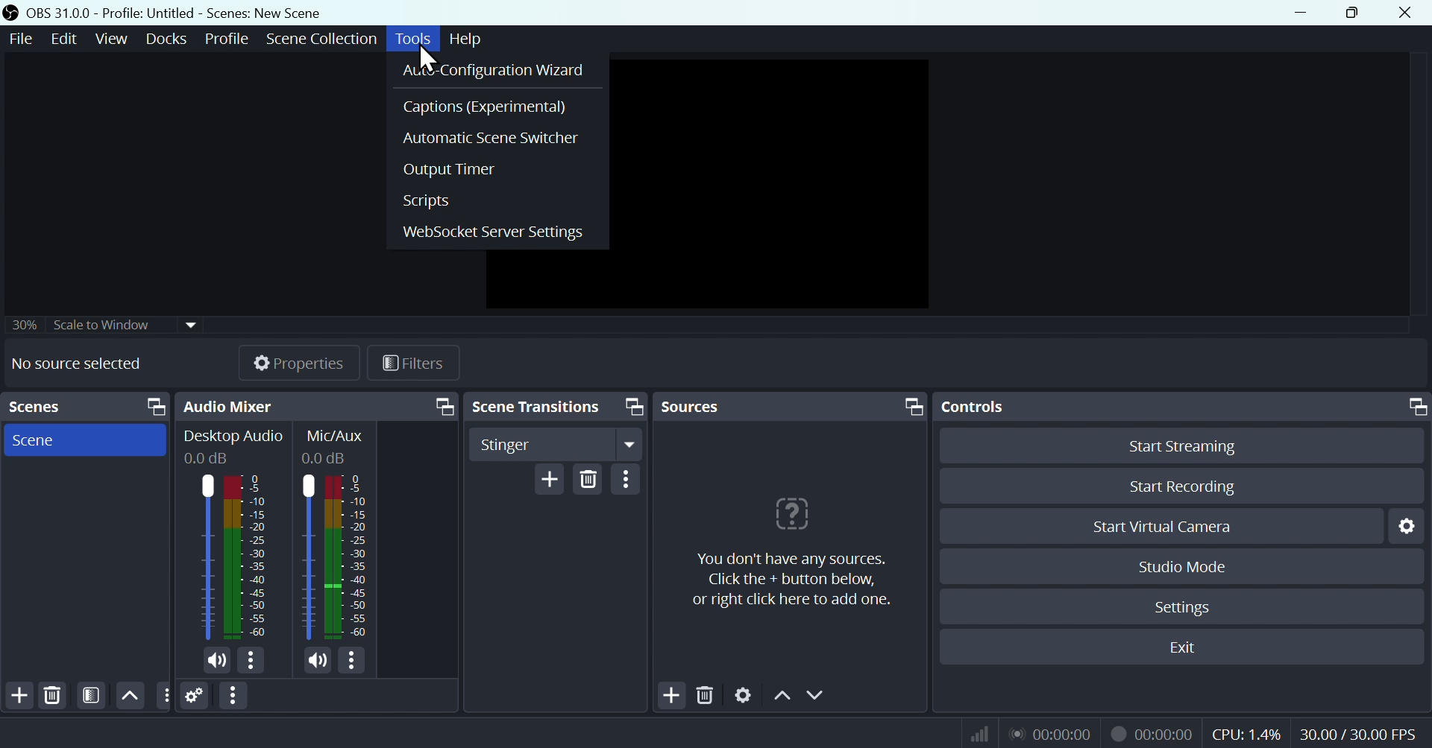  Describe the element at coordinates (1181, 486) in the screenshot. I see `Start Recording` at that location.